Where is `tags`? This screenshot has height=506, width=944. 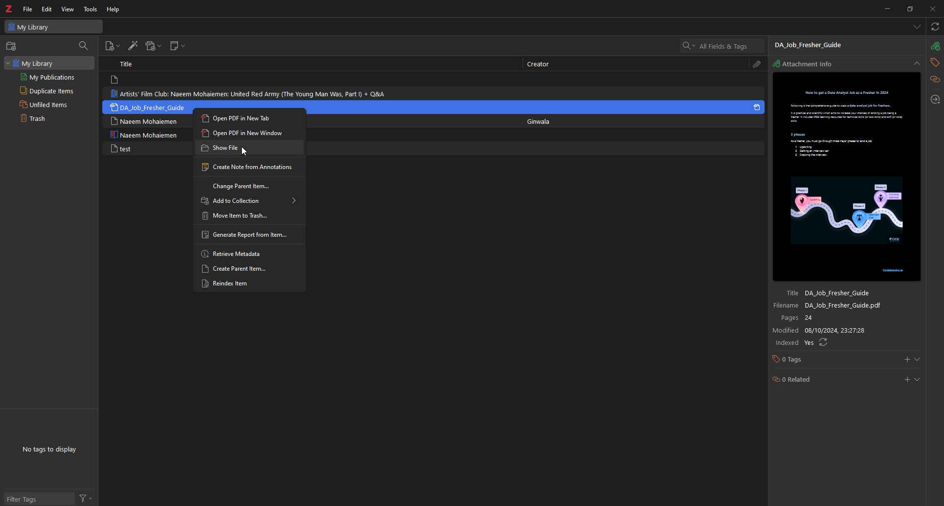
tags is located at coordinates (822, 361).